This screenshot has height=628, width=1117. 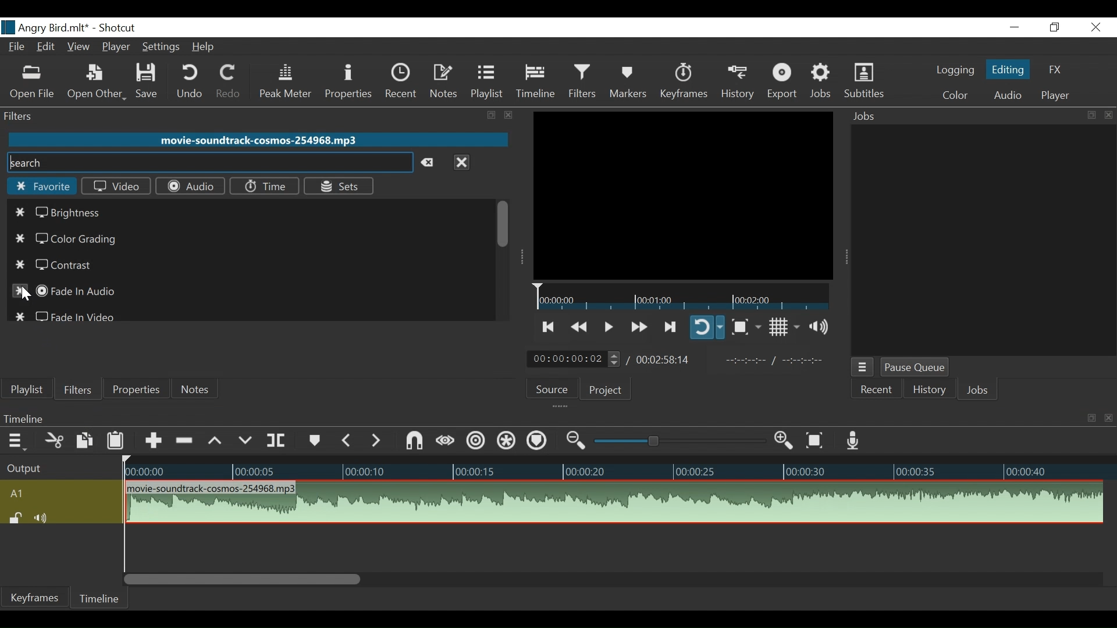 I want to click on Recent, so click(x=403, y=80).